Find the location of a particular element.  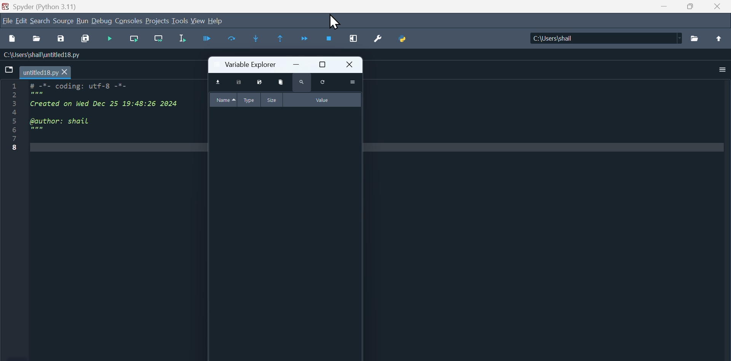

untitled18.py is located at coordinates (48, 73).